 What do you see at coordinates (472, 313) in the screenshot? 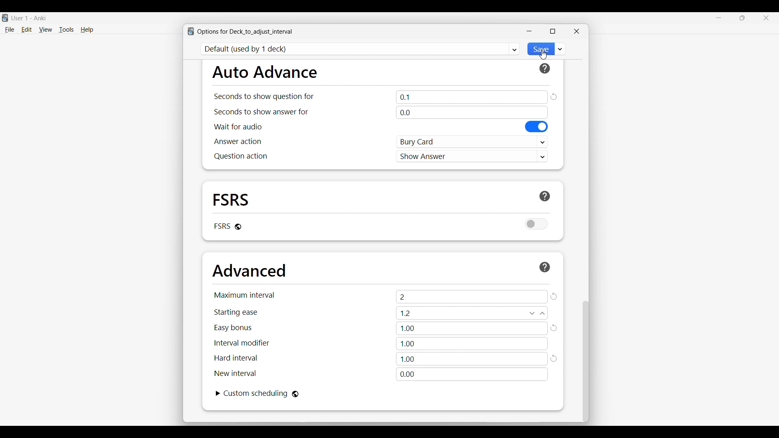
I see `1.2` at bounding box center [472, 313].